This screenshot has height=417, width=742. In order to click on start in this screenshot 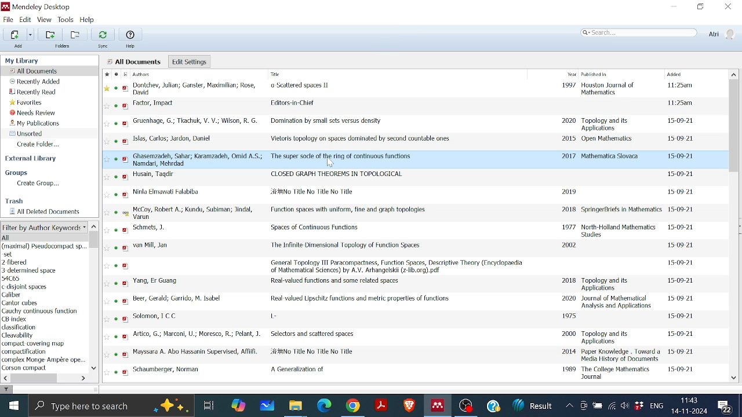, I will do `click(13, 404)`.